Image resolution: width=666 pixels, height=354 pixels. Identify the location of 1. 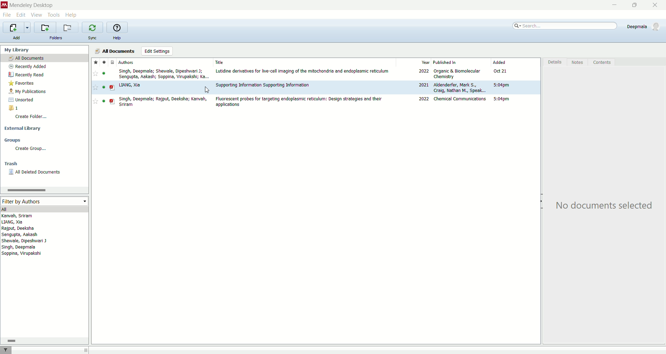
(14, 108).